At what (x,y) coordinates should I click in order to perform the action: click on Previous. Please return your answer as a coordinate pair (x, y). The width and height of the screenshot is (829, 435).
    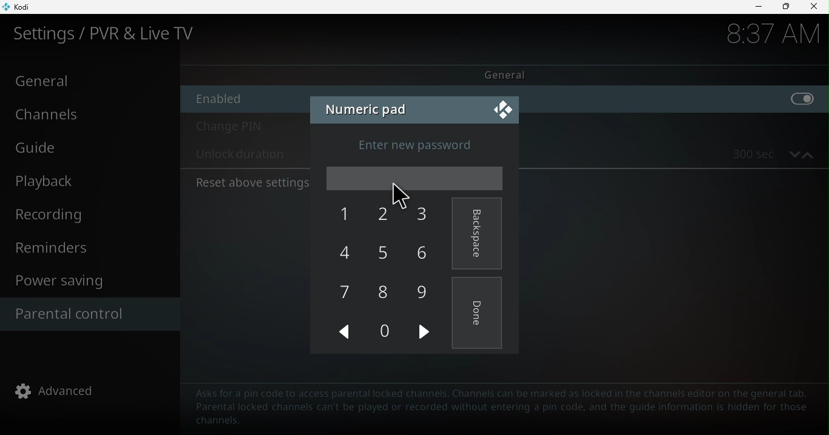
    Looking at the image, I should click on (343, 332).